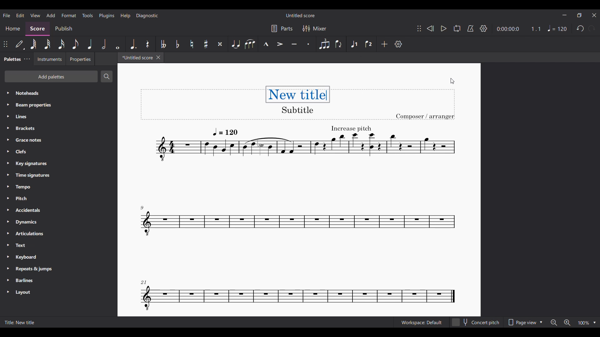  Describe the element at coordinates (59, 281) in the screenshot. I see `Barlines` at that location.